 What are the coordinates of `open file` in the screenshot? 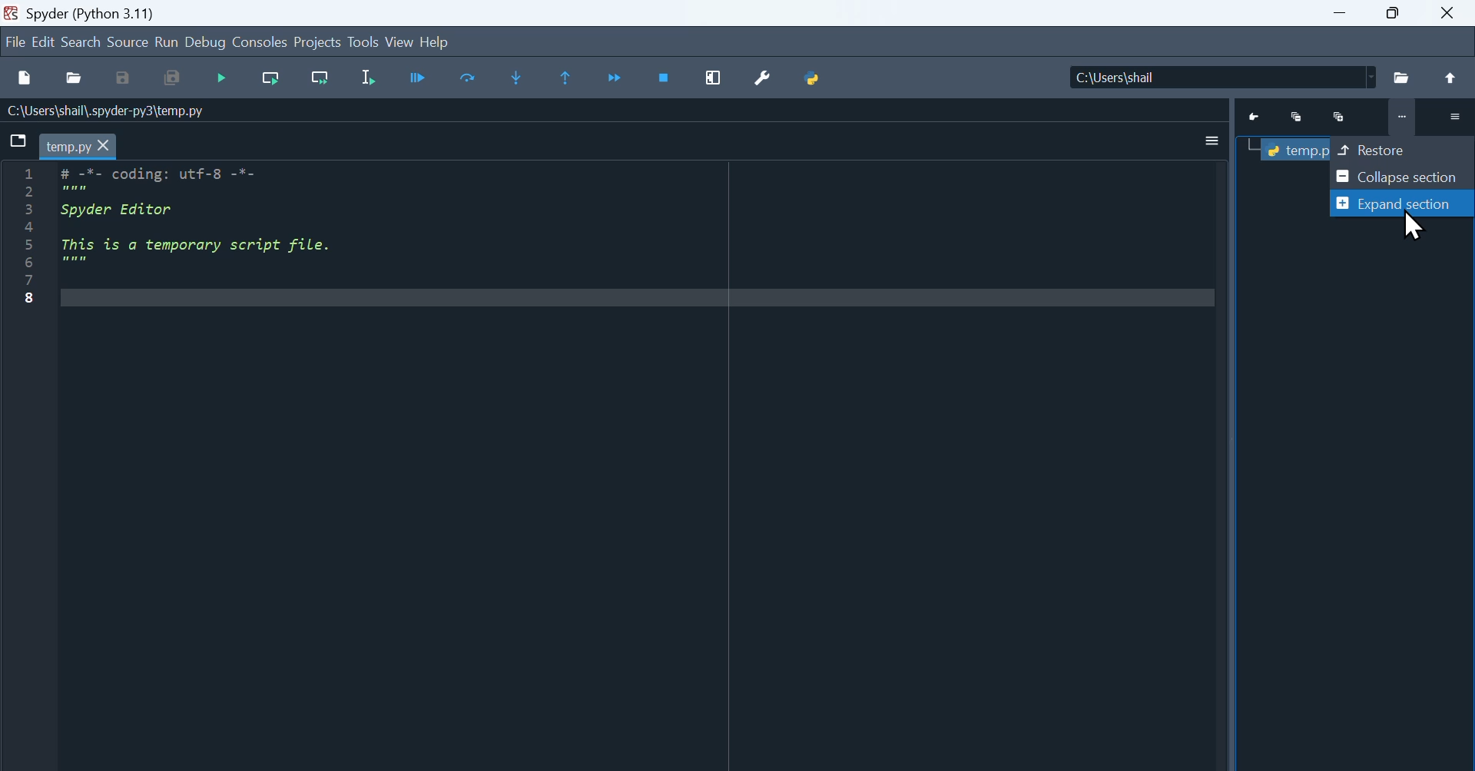 It's located at (74, 78).